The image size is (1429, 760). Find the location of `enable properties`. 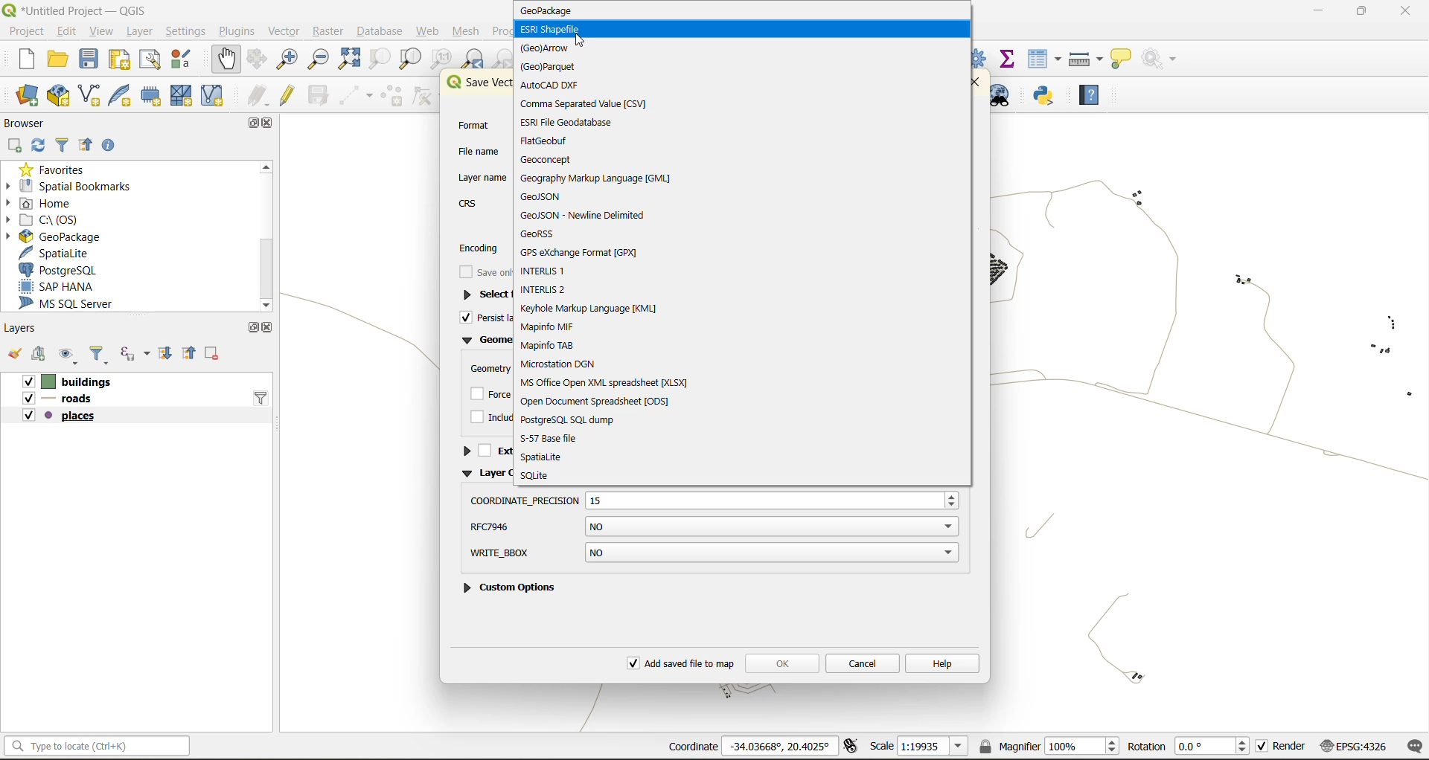

enable properties is located at coordinates (109, 146).